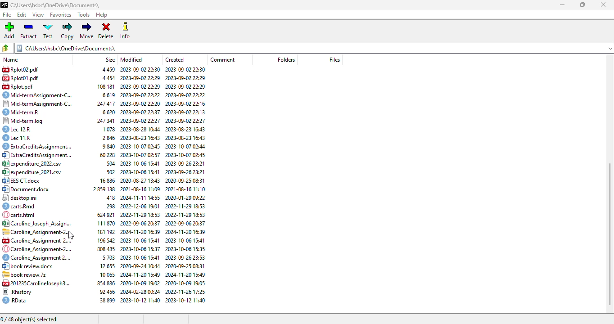  What do you see at coordinates (610, 234) in the screenshot?
I see `vertical scroll bar` at bounding box center [610, 234].